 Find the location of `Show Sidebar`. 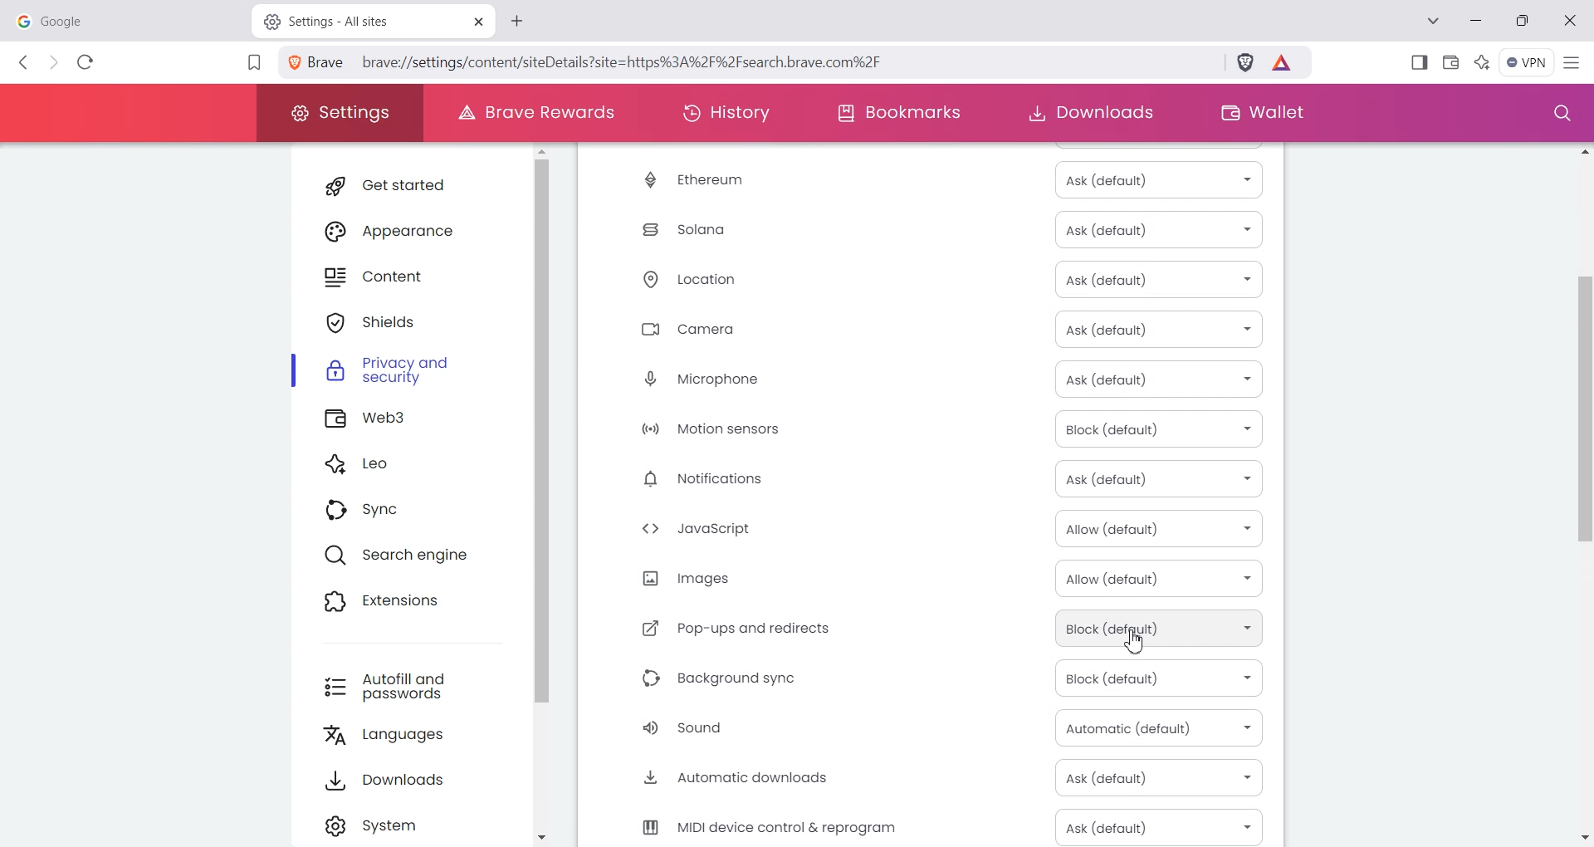

Show Sidebar is located at coordinates (1420, 61).